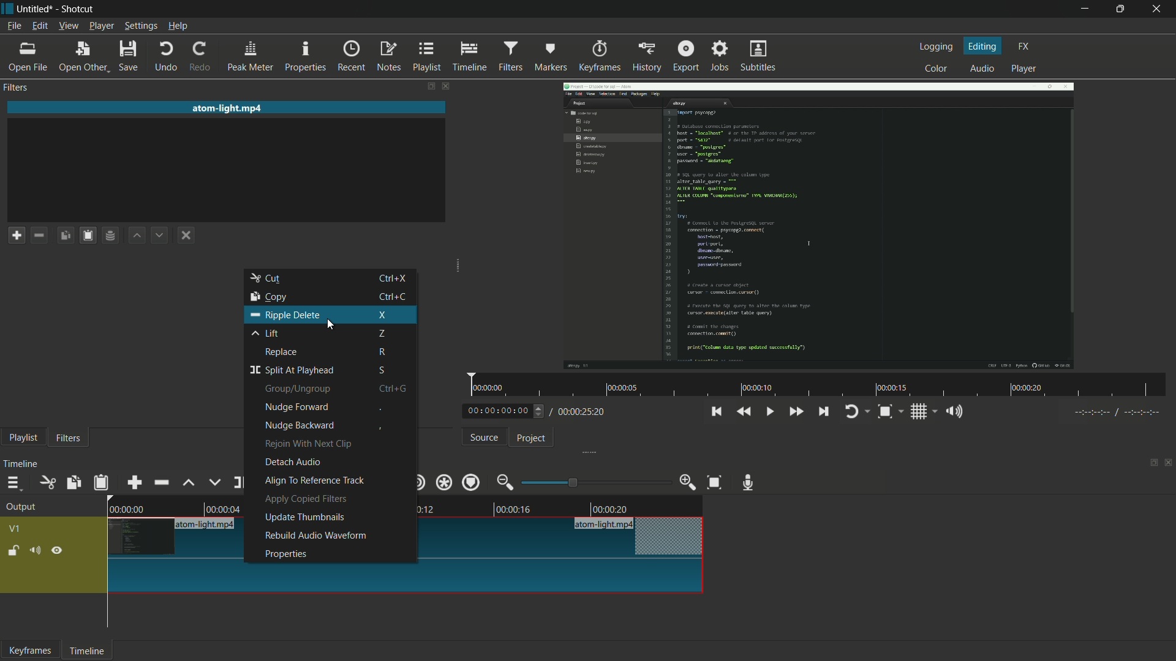 The image size is (1176, 661). I want to click on fx, so click(1024, 47).